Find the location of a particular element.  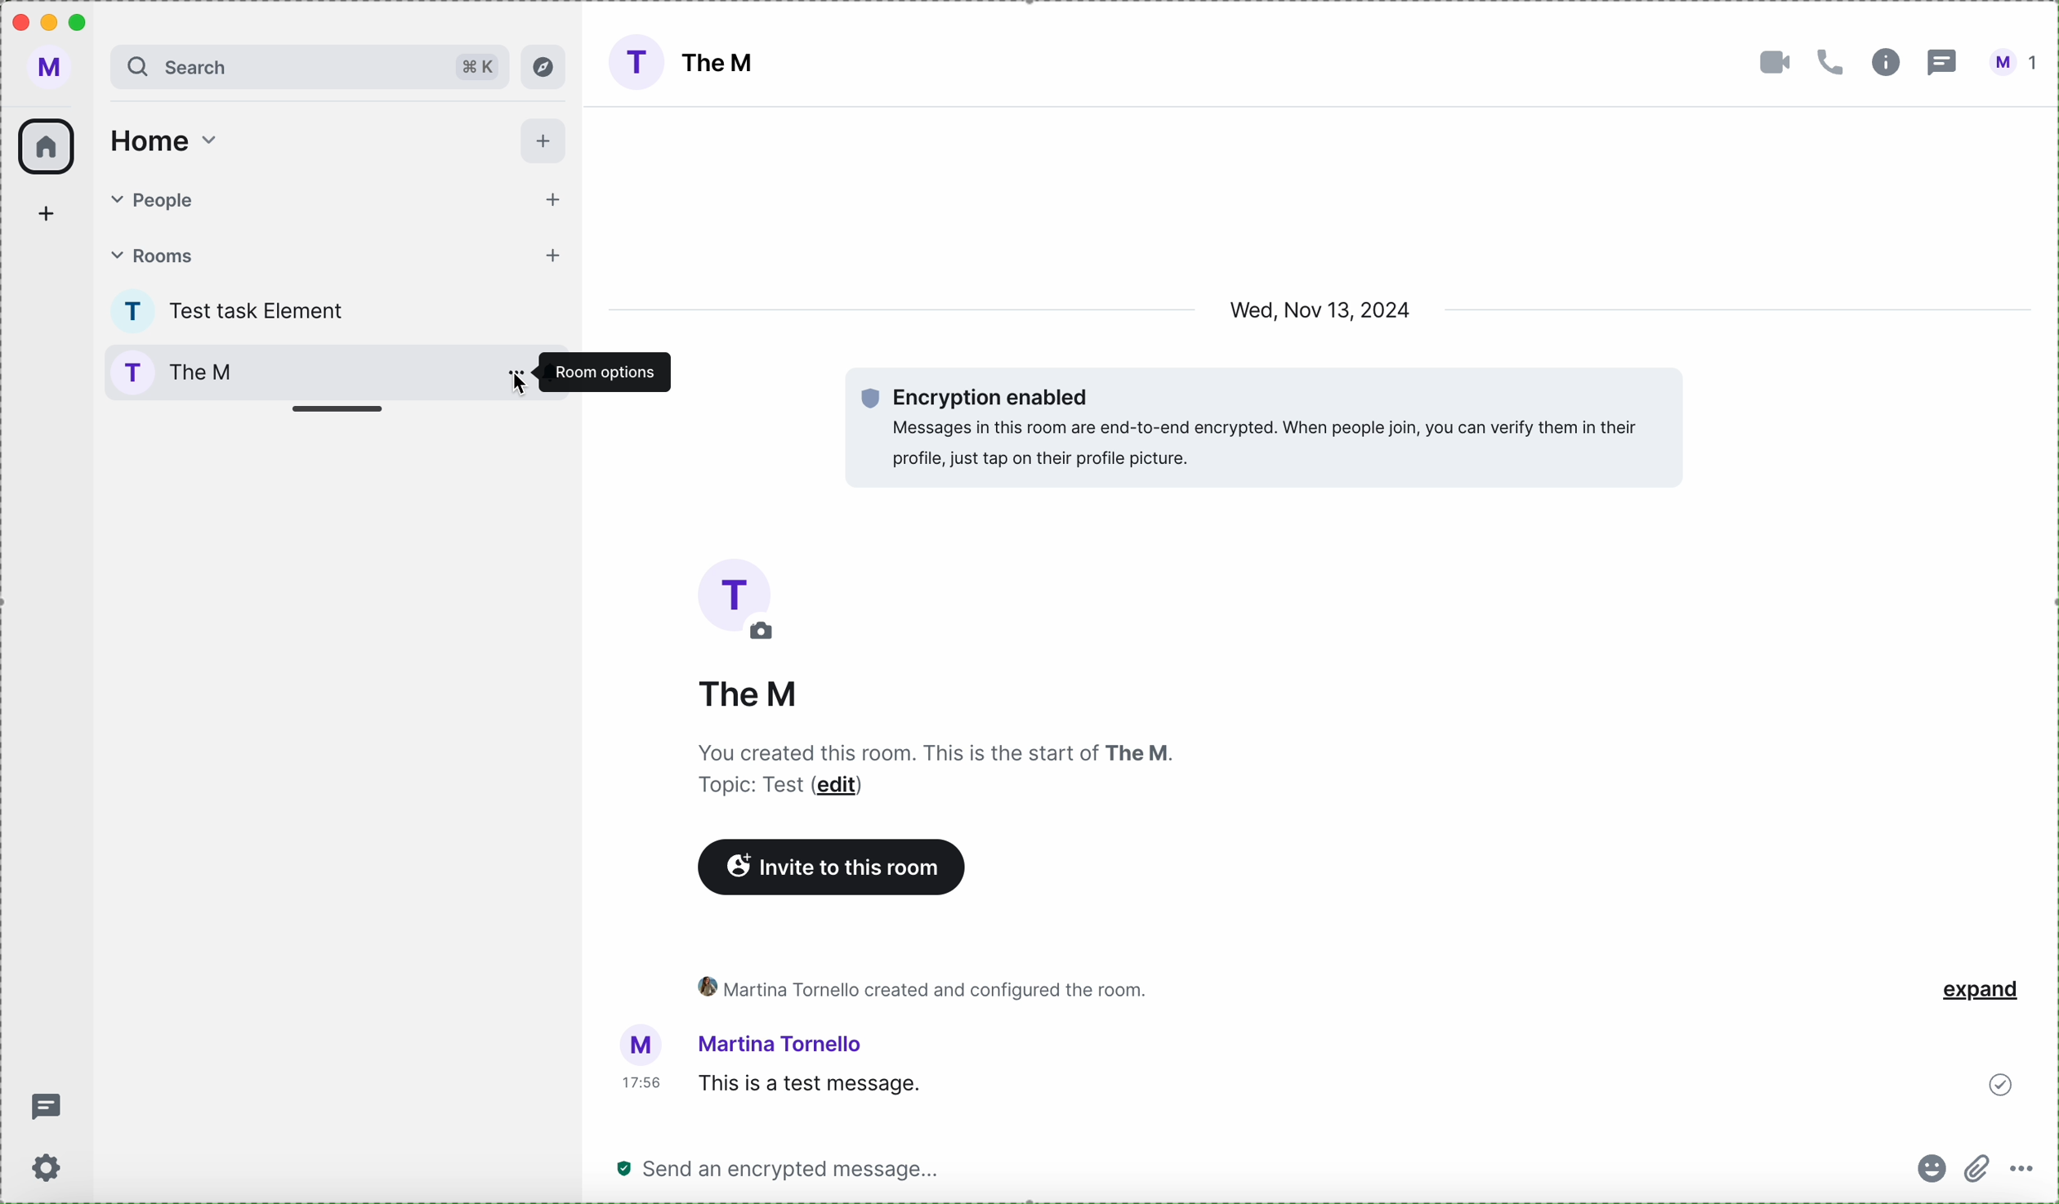

profile is located at coordinates (49, 65).